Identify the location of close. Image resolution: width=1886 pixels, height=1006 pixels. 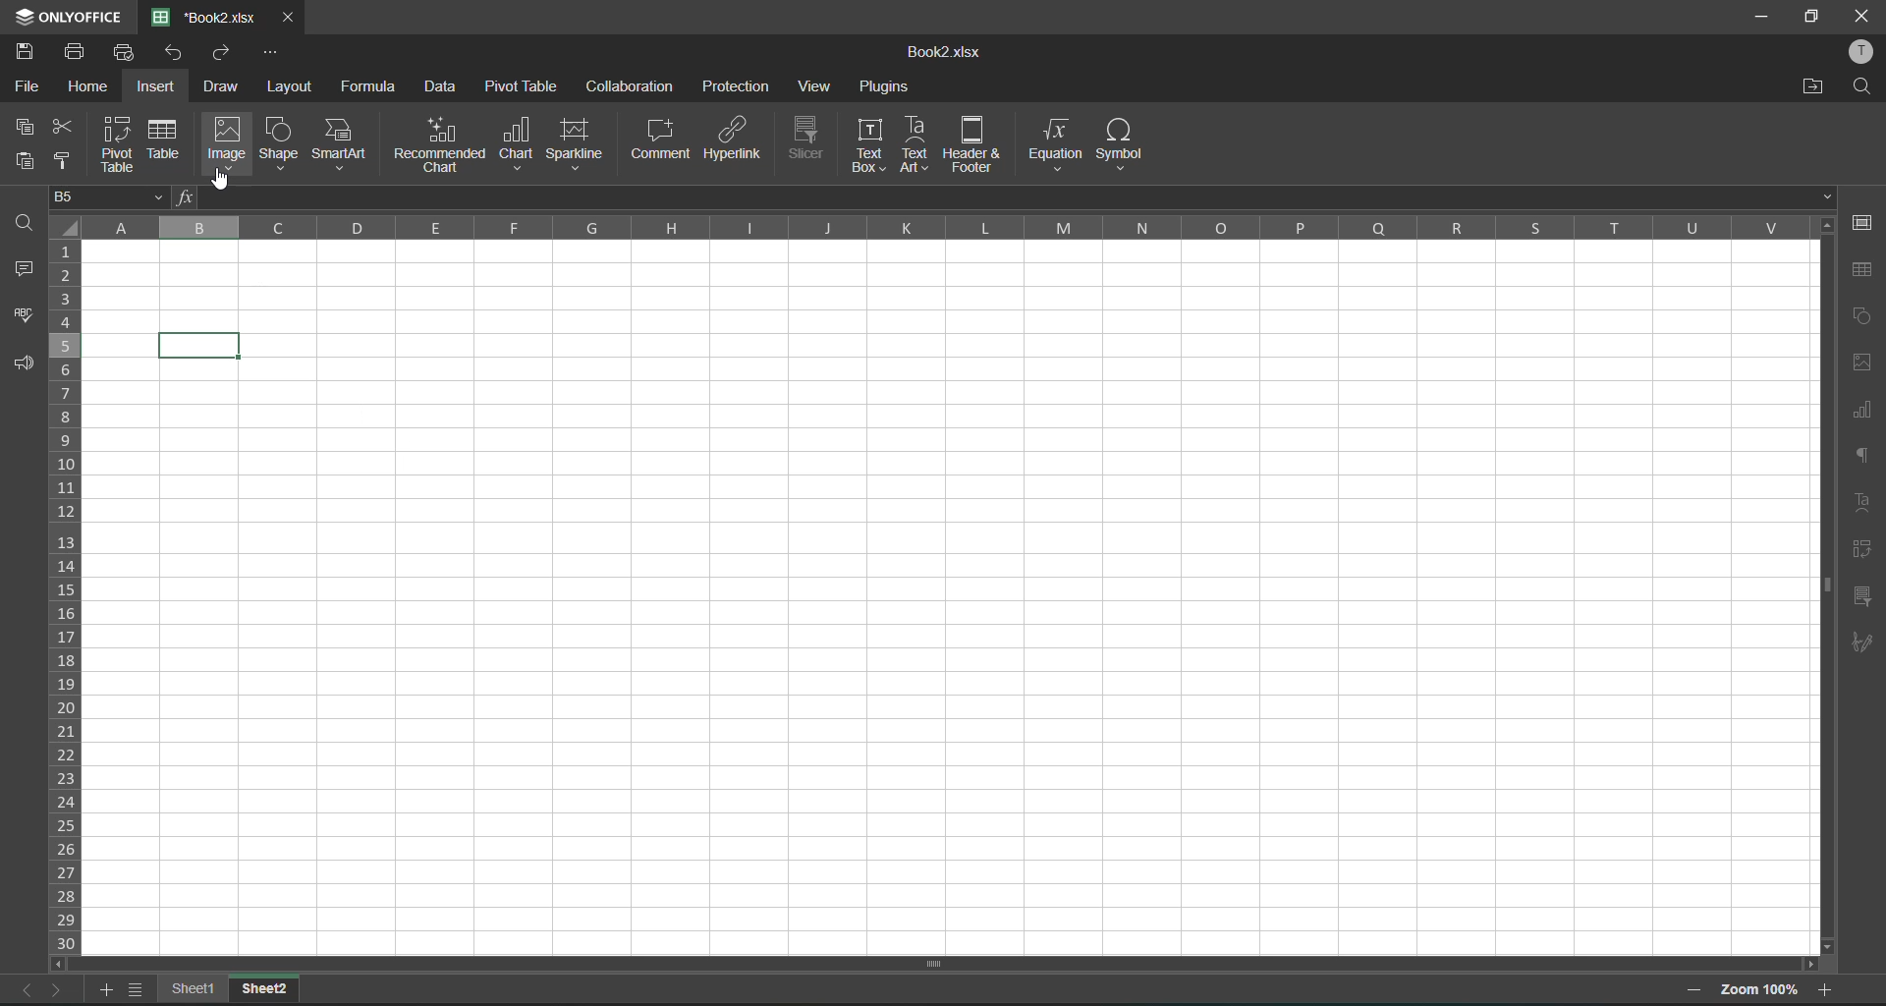
(1862, 14).